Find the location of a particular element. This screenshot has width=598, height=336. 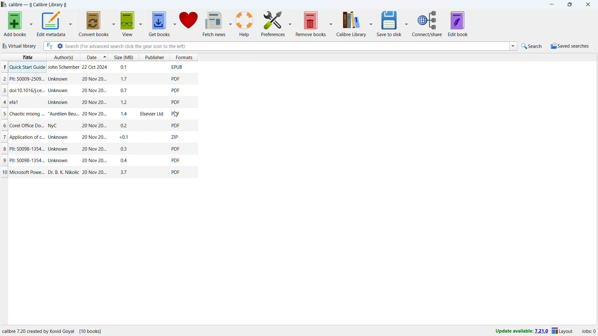

get books is located at coordinates (159, 23).